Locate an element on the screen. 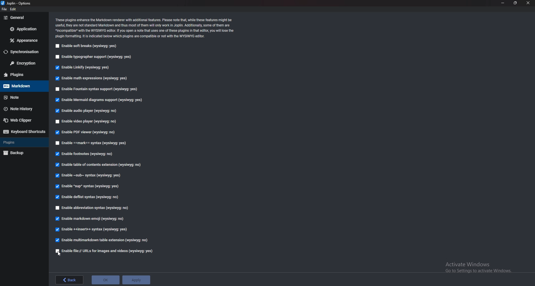  Enable linkify is located at coordinates (84, 67).